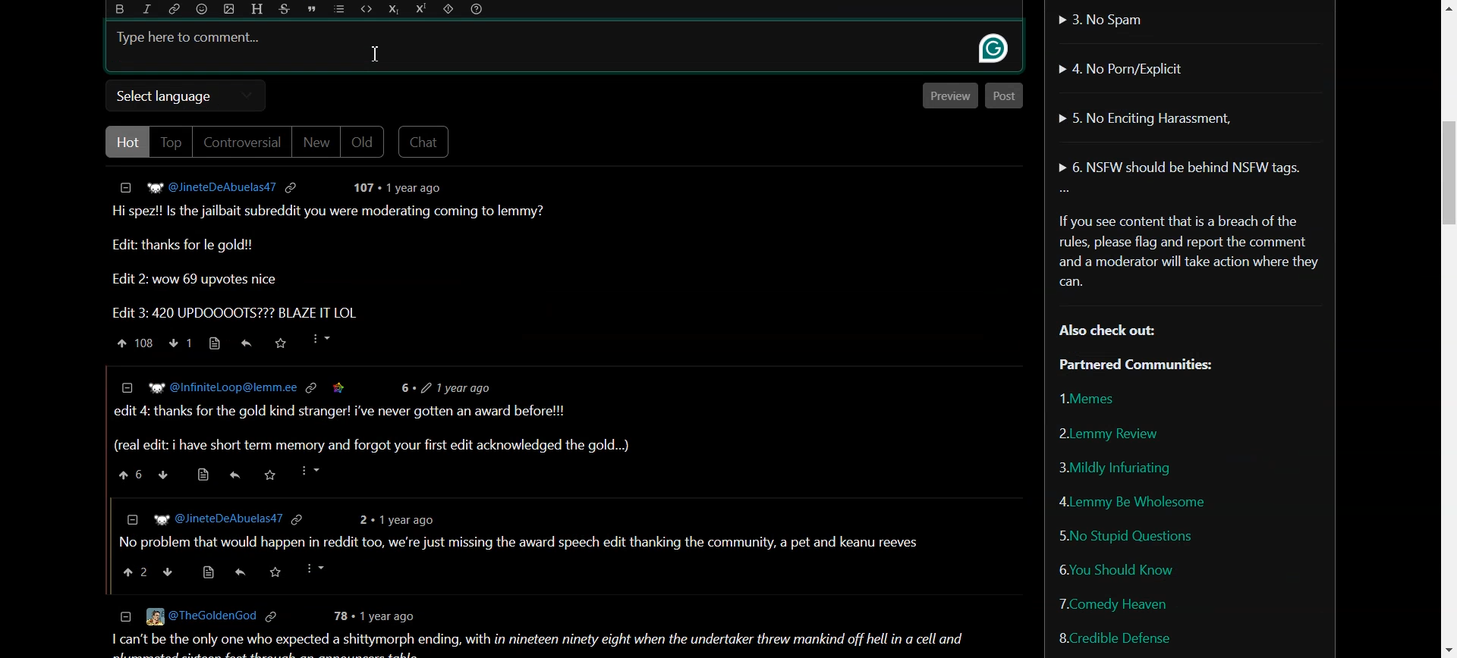  I want to click on Italic, so click(147, 10).